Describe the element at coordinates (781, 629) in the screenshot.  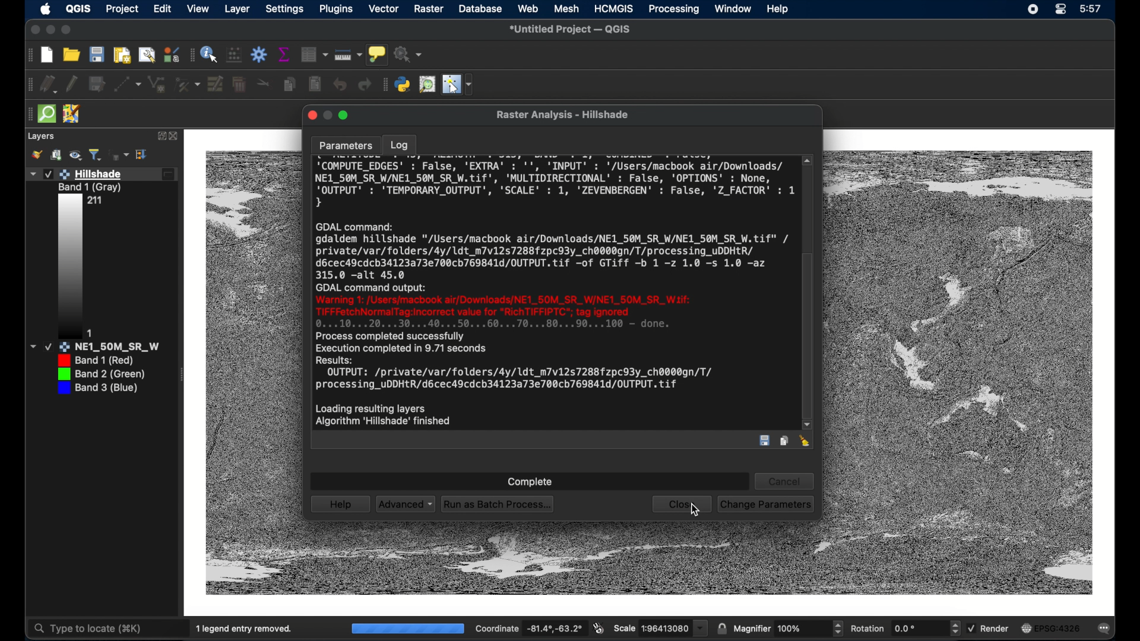
I see `magnifier` at that location.